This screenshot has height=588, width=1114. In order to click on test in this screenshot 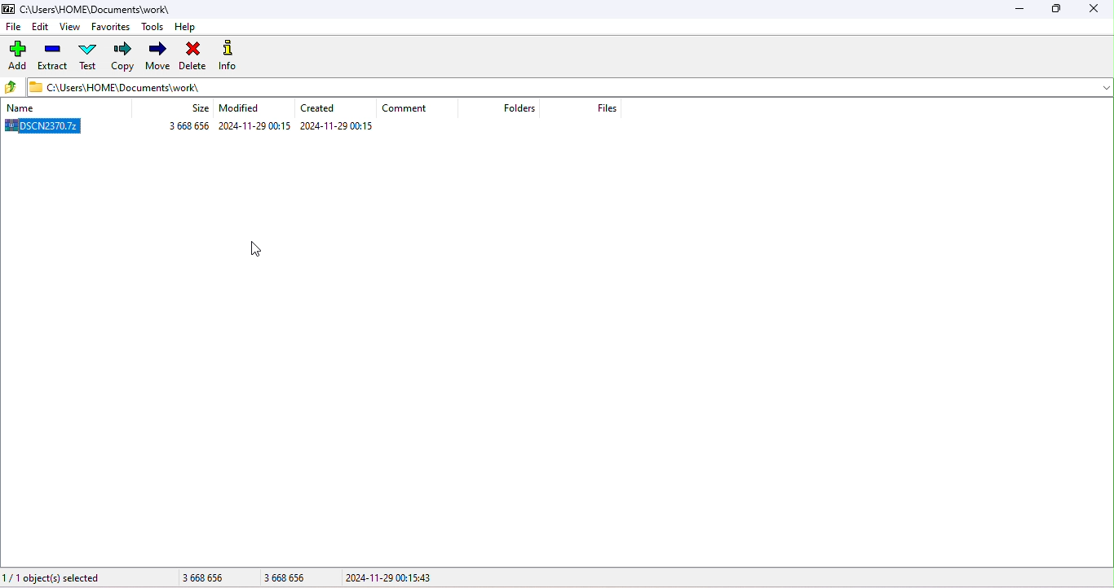, I will do `click(88, 58)`.